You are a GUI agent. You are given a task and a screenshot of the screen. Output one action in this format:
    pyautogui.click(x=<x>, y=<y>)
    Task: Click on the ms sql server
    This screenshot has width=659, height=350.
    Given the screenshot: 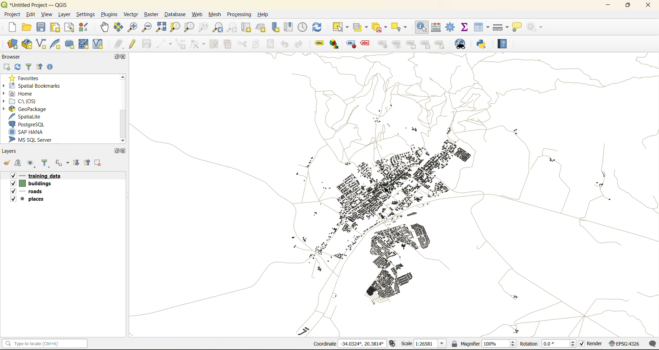 What is the action you would take?
    pyautogui.click(x=35, y=141)
    